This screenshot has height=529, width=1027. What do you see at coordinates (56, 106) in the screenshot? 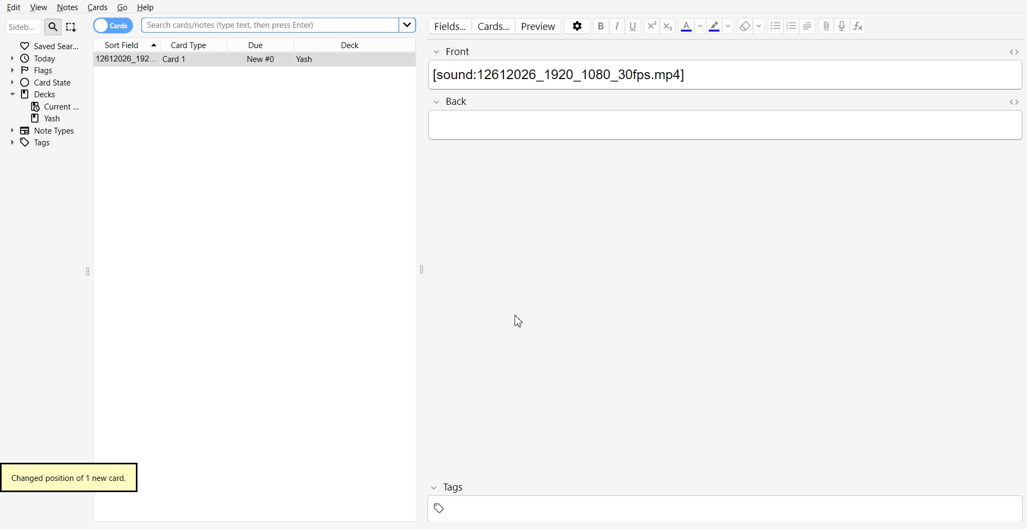
I see `Current` at bounding box center [56, 106].